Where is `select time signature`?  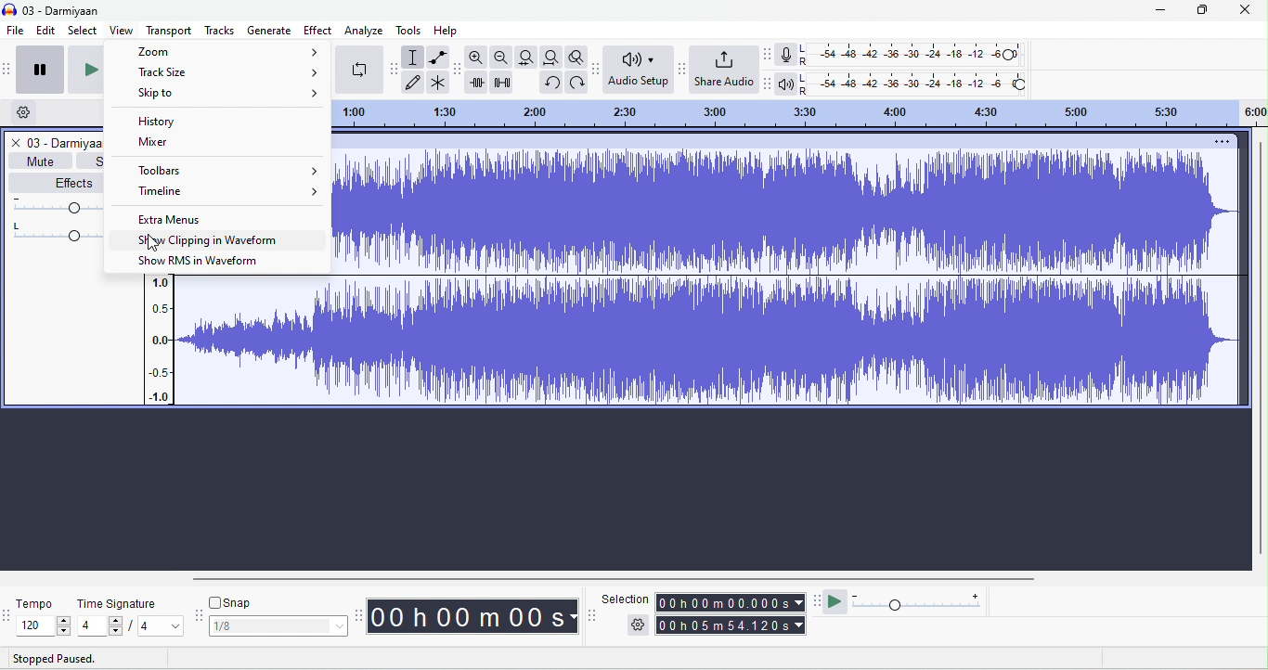 select time signature is located at coordinates (131, 627).